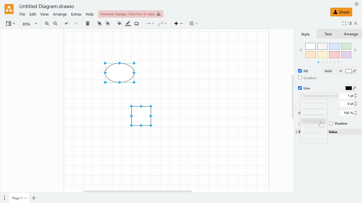 Image resolution: width=362 pixels, height=203 pixels. Describe the element at coordinates (9, 9) in the screenshot. I see `Draw.io logo` at that location.